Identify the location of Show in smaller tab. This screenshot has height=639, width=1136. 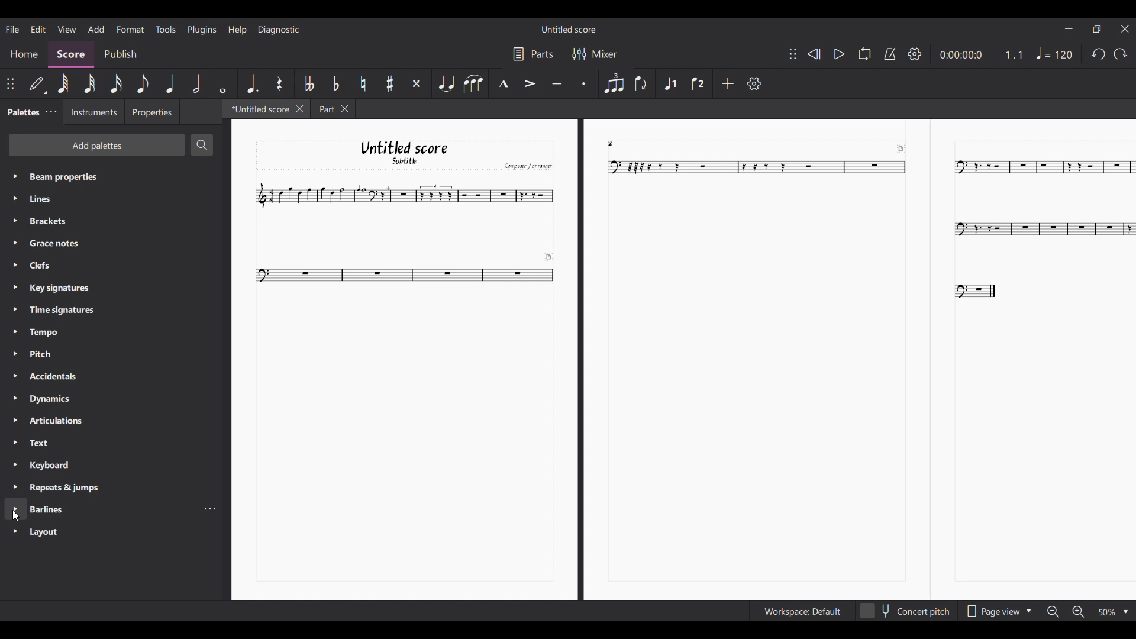
(1098, 29).